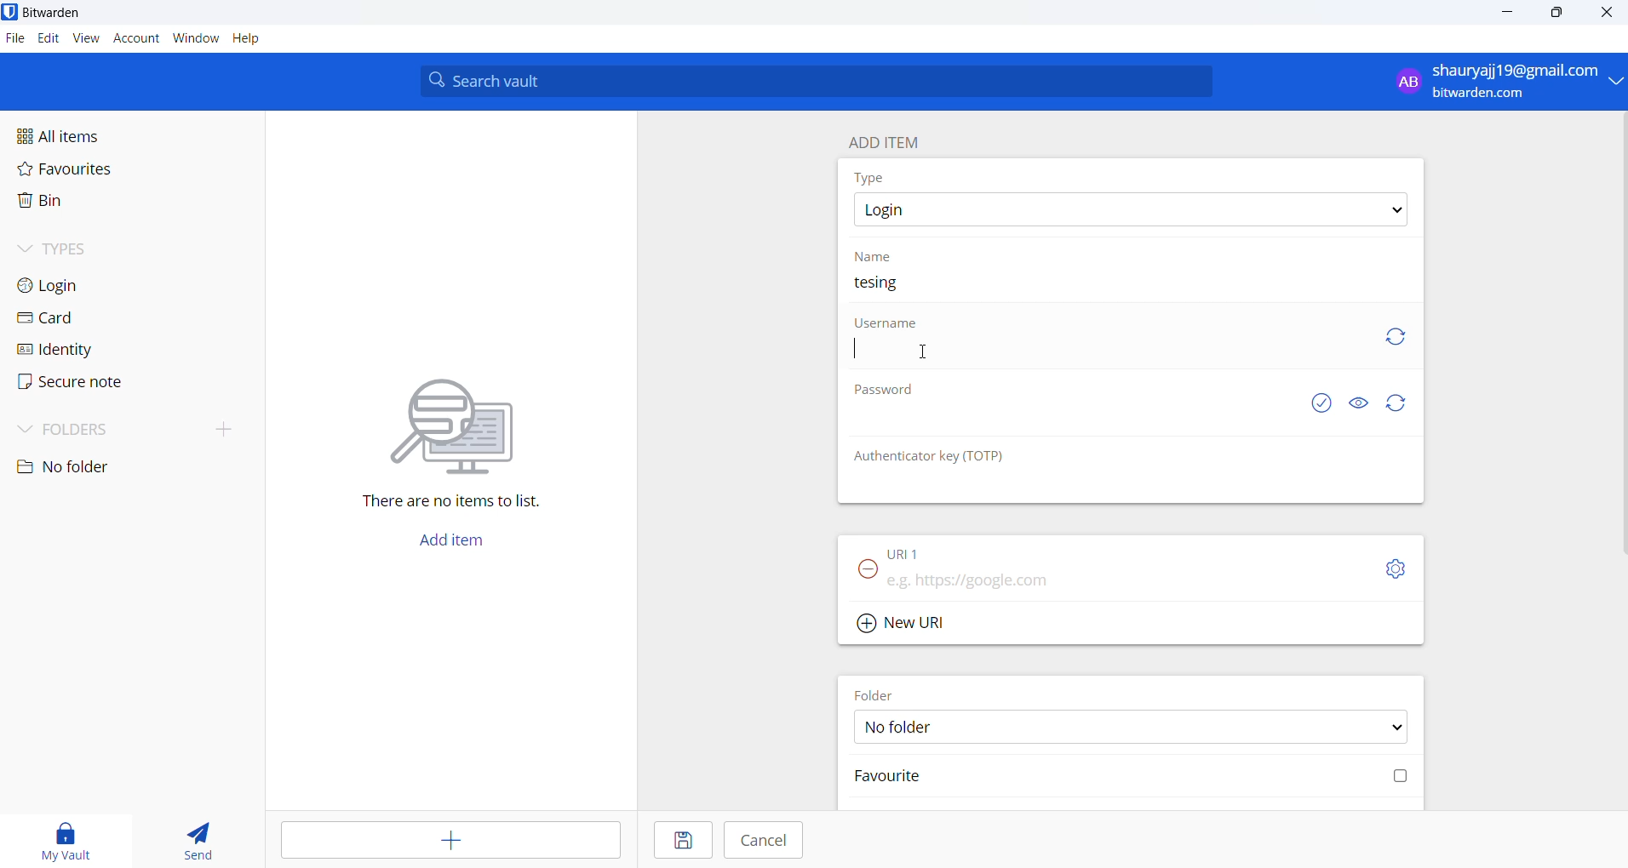 The height and width of the screenshot is (868, 1628). Describe the element at coordinates (440, 503) in the screenshot. I see `sentence mentioning that there are no items in vault l` at that location.